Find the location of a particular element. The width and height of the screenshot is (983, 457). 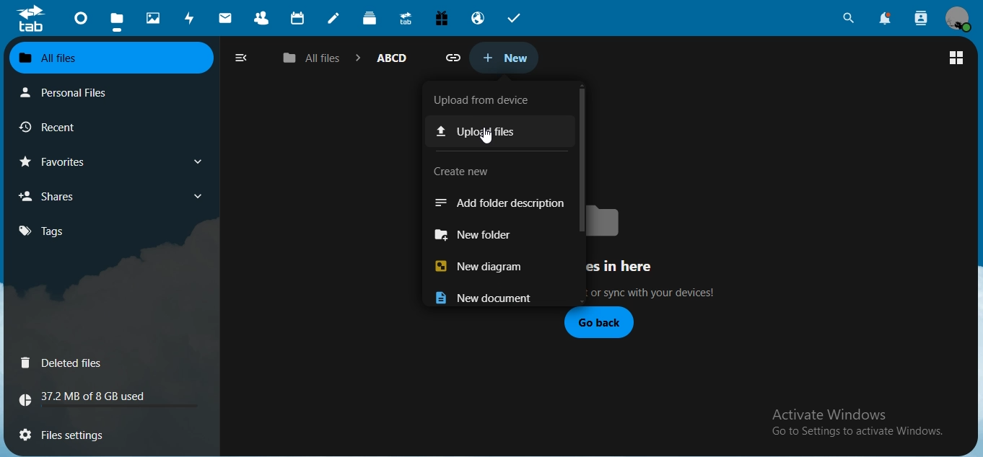

free trial is located at coordinates (443, 17).